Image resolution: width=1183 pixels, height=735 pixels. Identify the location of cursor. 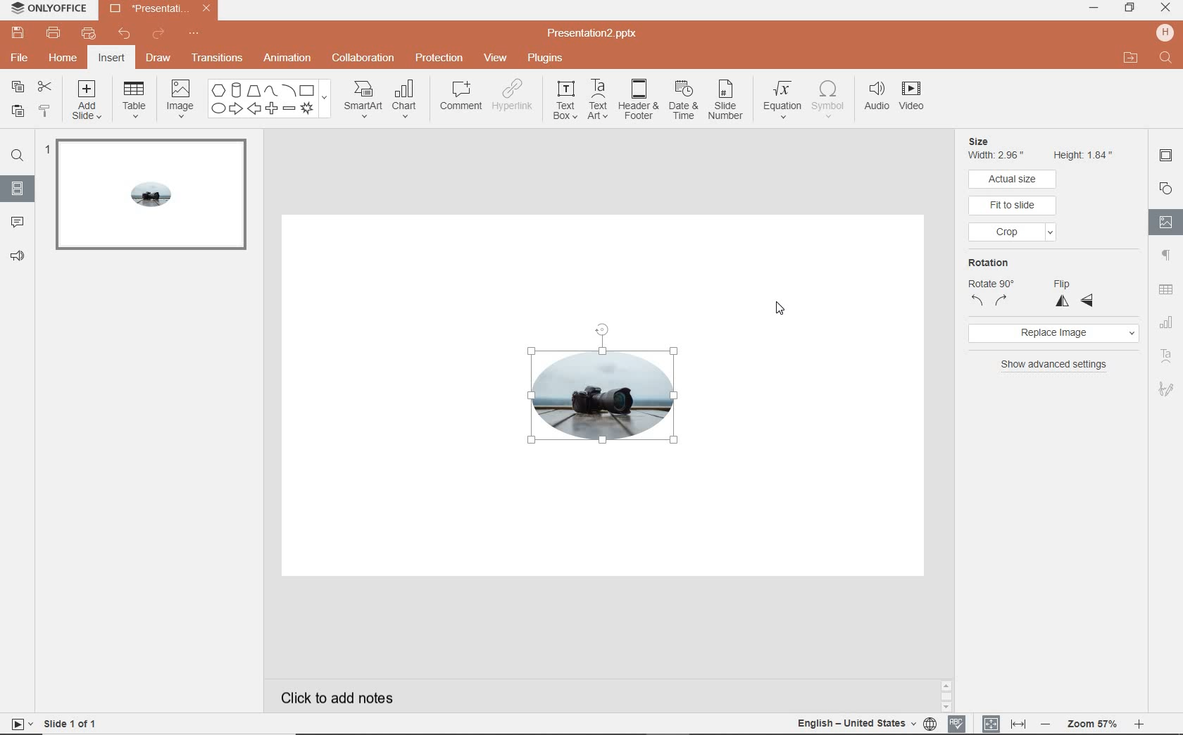
(779, 310).